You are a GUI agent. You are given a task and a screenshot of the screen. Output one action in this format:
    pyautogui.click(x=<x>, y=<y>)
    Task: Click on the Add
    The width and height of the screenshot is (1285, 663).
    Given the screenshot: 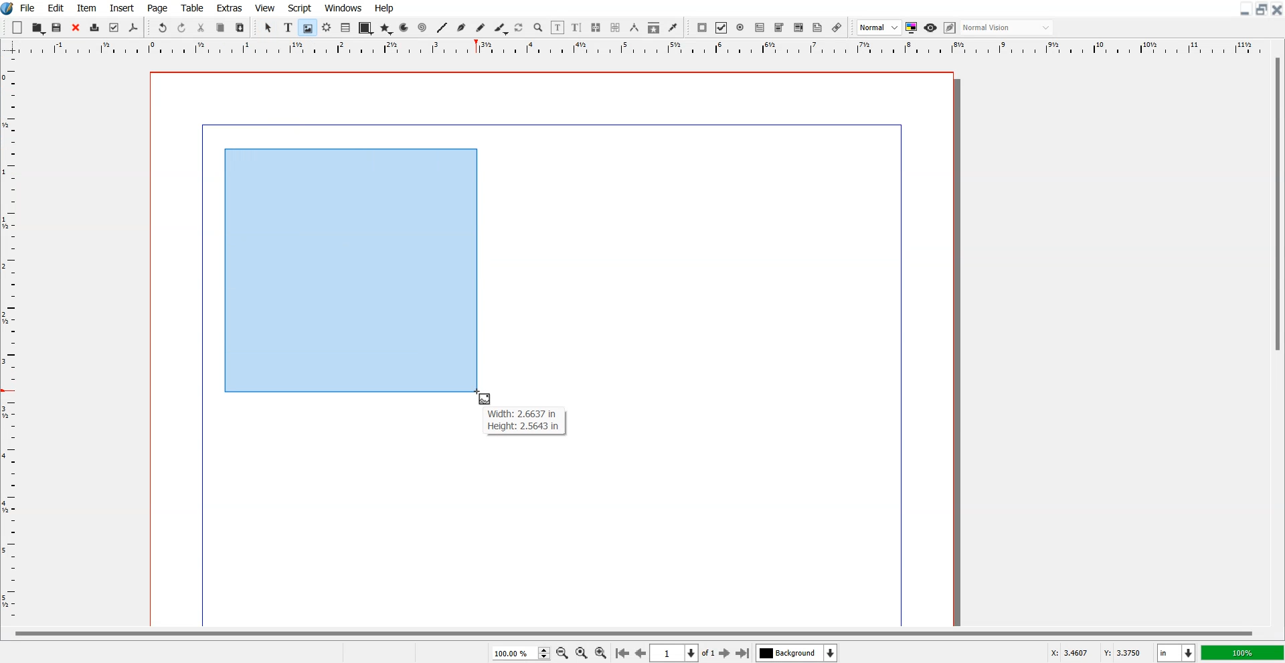 What is the action you would take?
    pyautogui.click(x=18, y=27)
    